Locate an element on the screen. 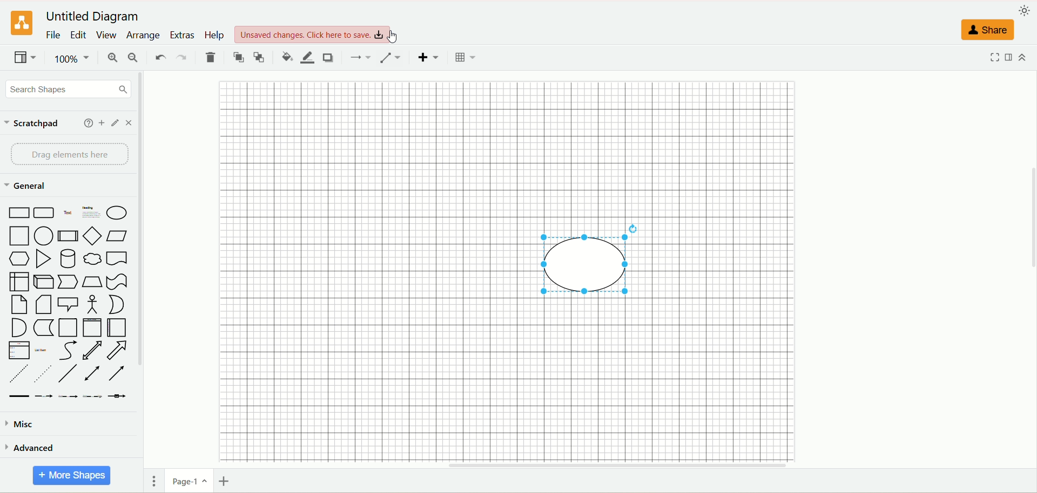  process is located at coordinates (68, 236).